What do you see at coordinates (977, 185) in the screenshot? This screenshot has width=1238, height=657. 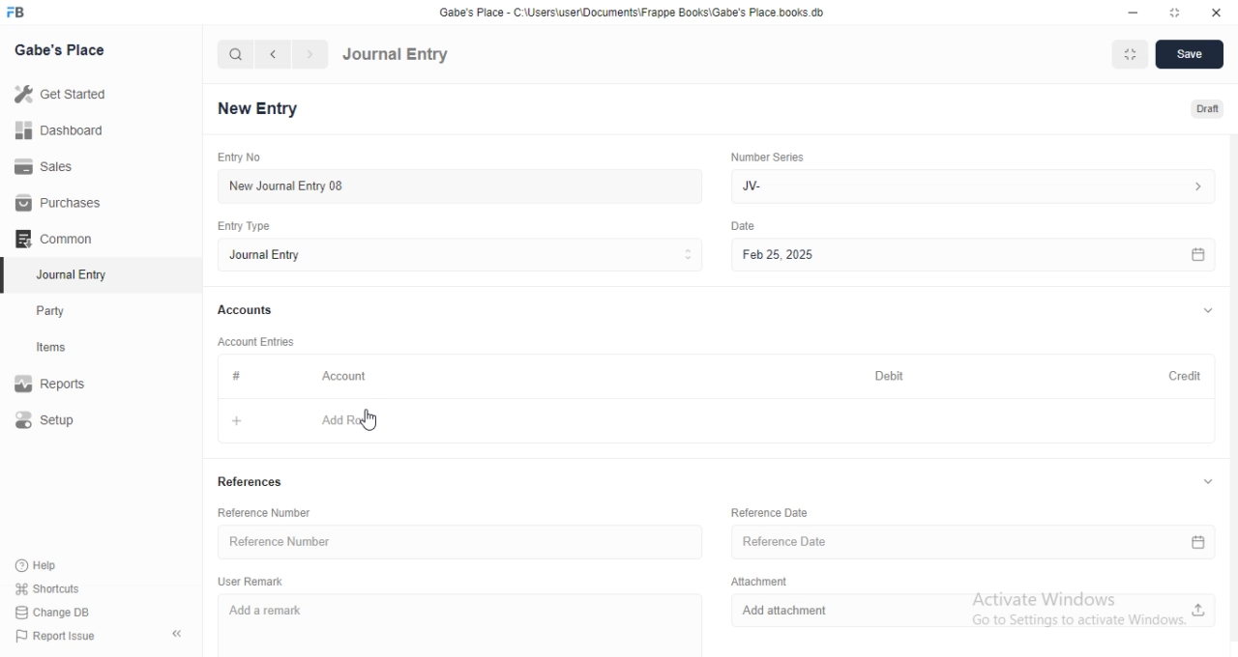 I see `Jv-` at bounding box center [977, 185].